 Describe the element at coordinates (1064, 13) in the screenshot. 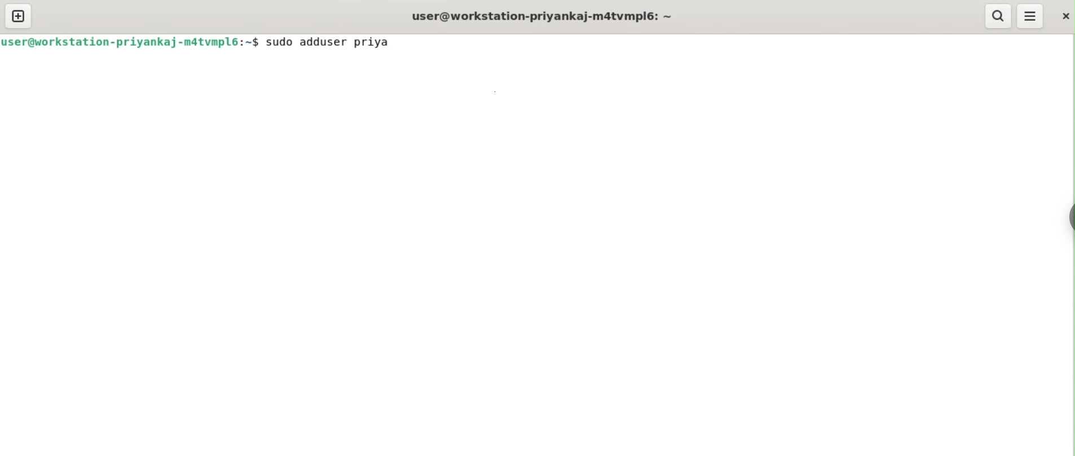

I see `close` at that location.